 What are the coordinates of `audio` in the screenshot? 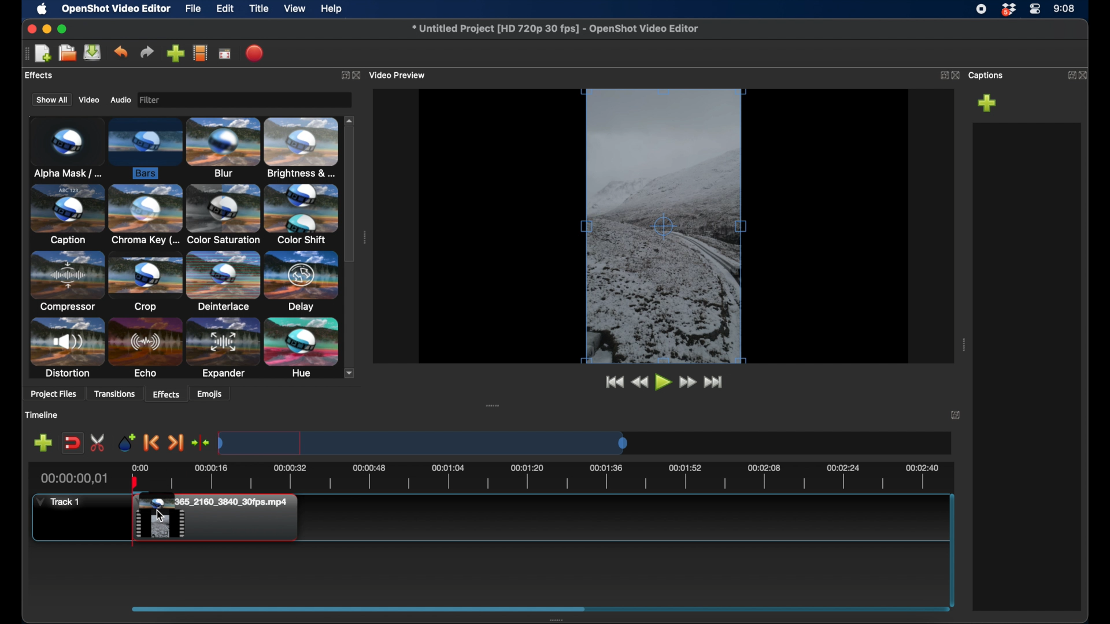 It's located at (120, 100).